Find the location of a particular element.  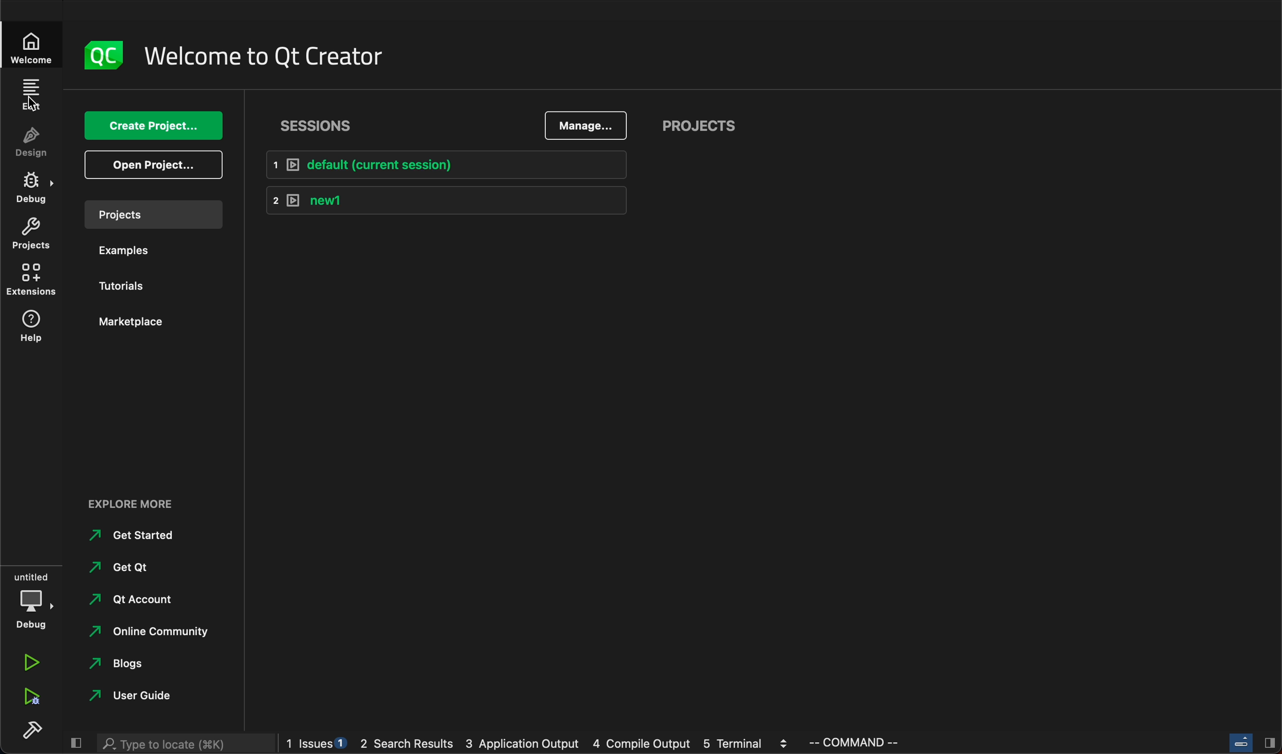

examples is located at coordinates (125, 250).